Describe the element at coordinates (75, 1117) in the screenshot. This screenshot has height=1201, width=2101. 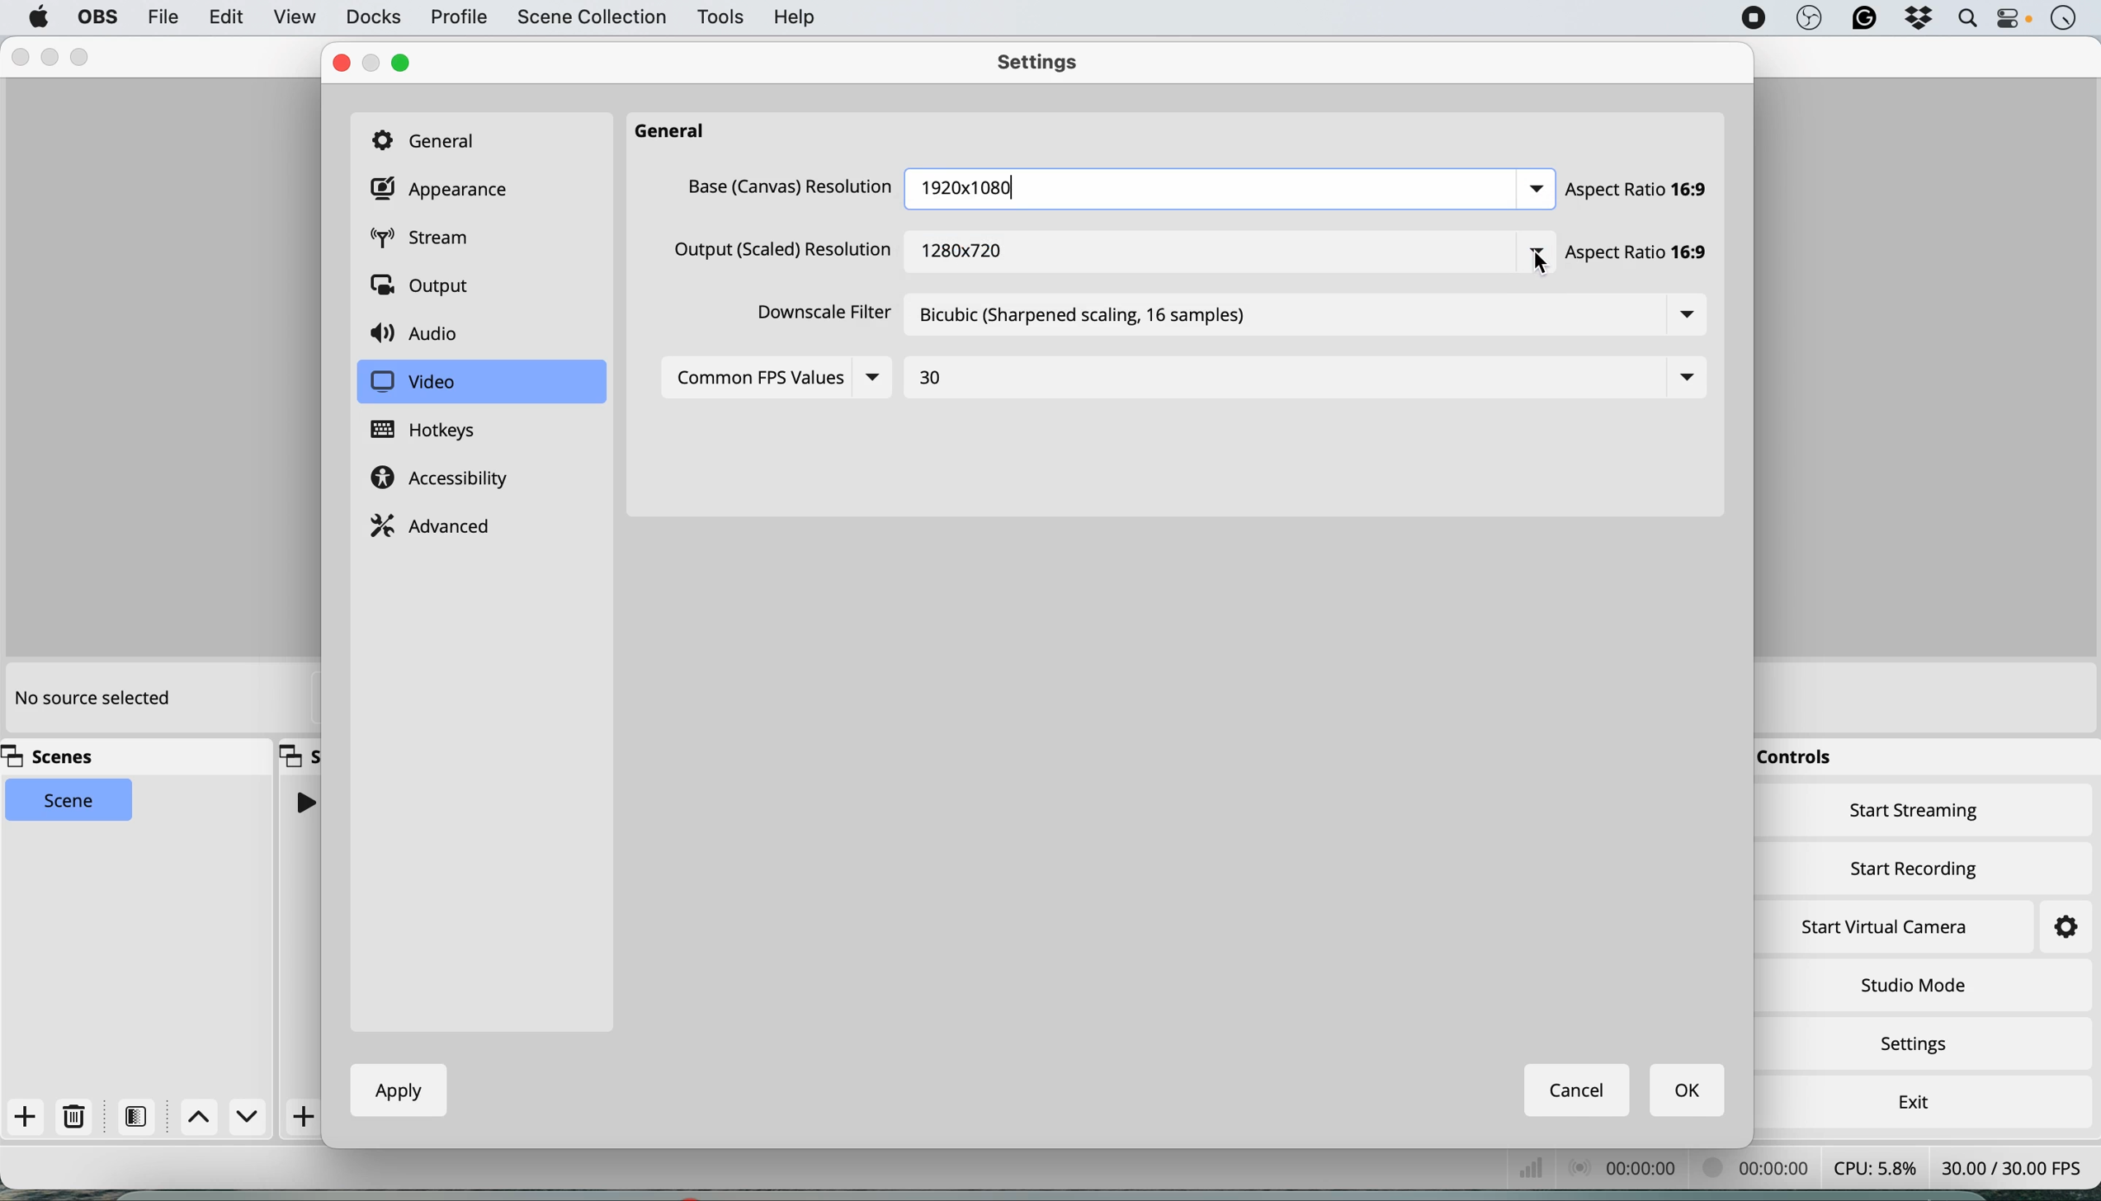
I see `delete scene` at that location.